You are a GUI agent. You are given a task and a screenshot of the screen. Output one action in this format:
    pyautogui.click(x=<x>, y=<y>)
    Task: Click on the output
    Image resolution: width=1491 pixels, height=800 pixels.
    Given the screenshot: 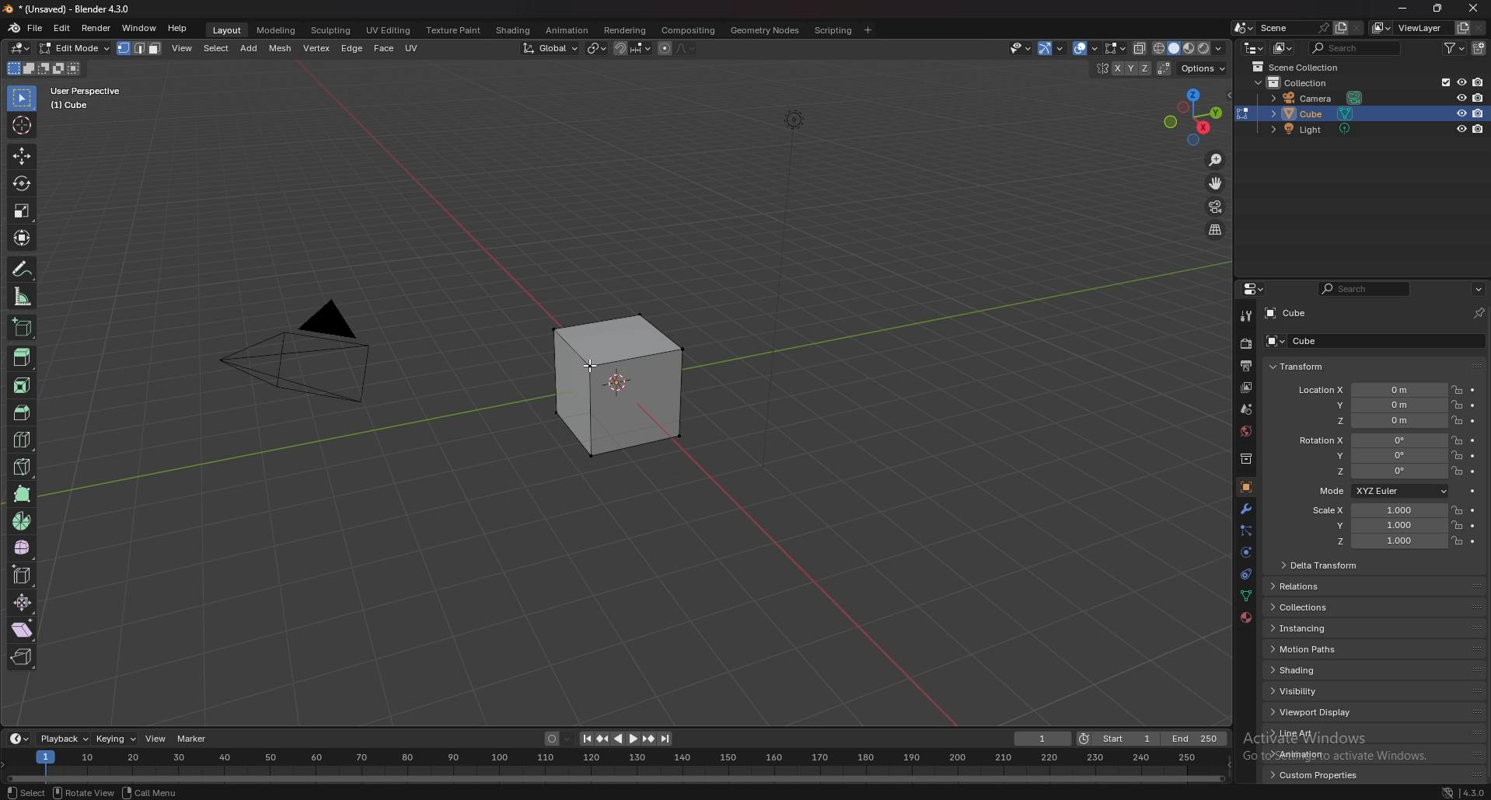 What is the action you would take?
    pyautogui.click(x=1248, y=365)
    